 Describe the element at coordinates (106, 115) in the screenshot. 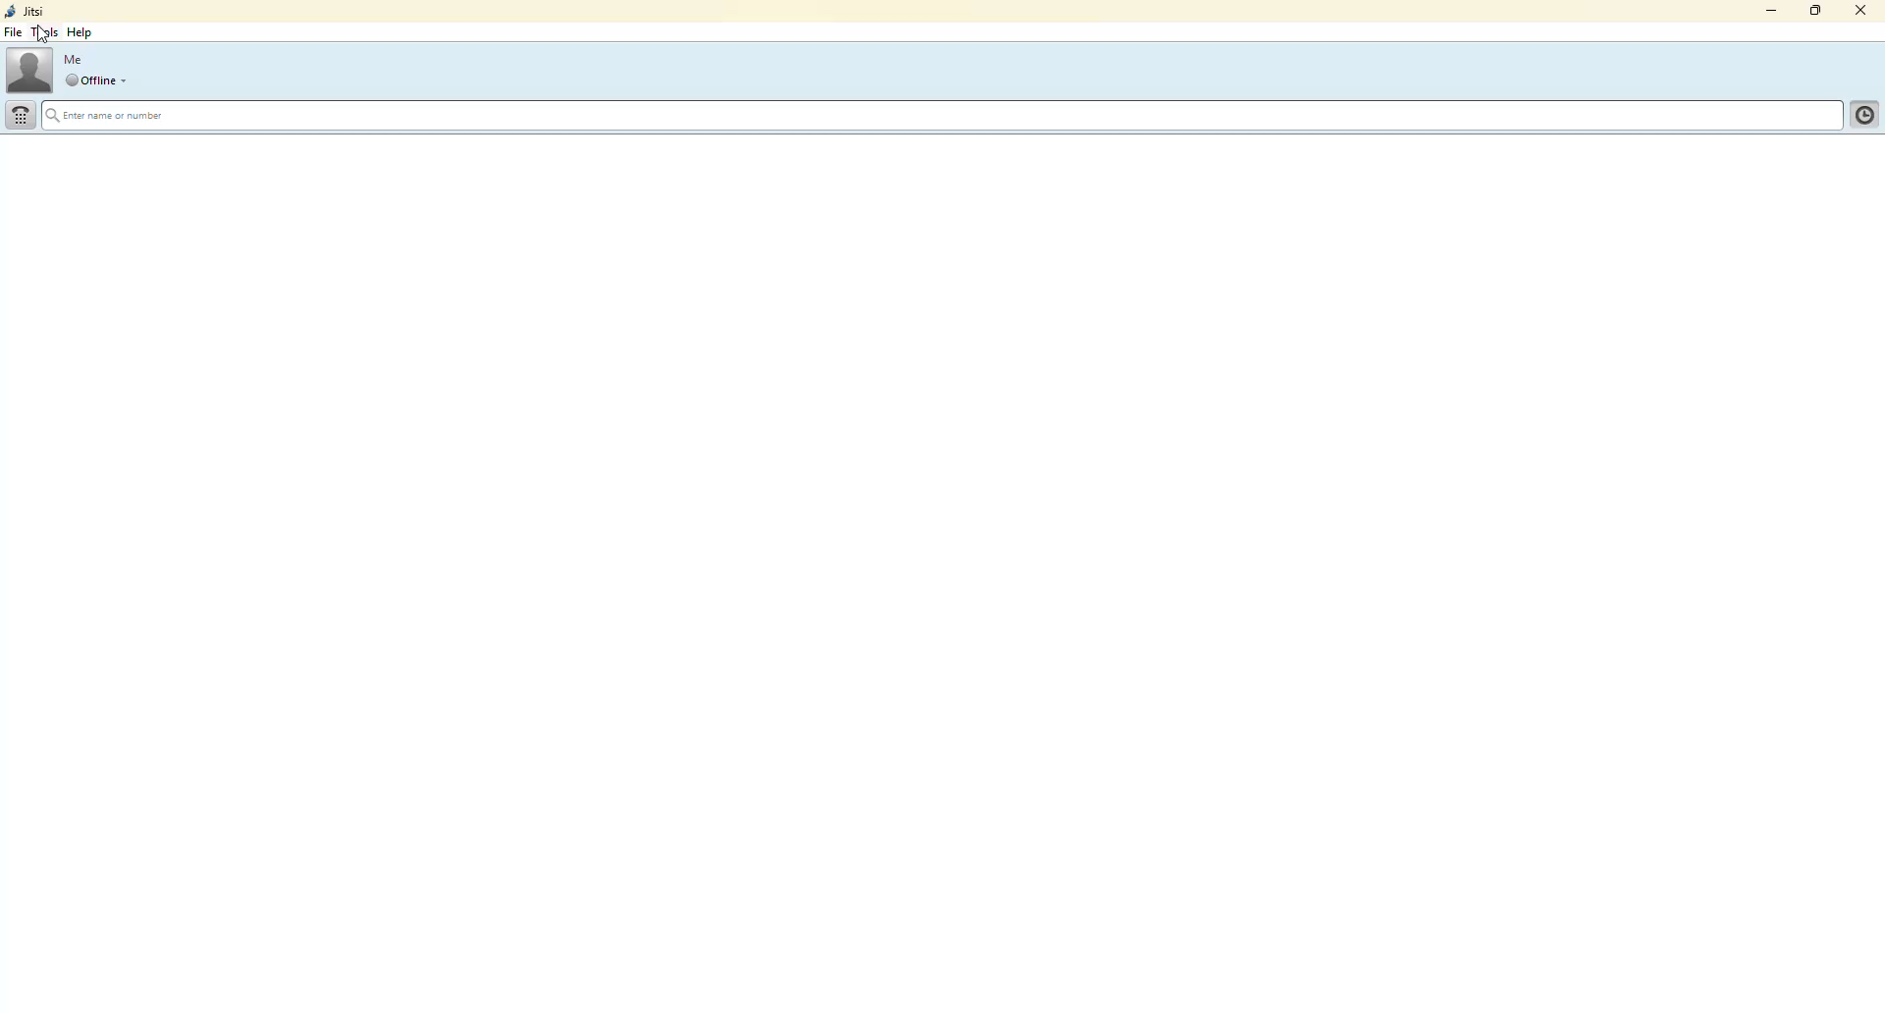

I see `enter name or number` at that location.